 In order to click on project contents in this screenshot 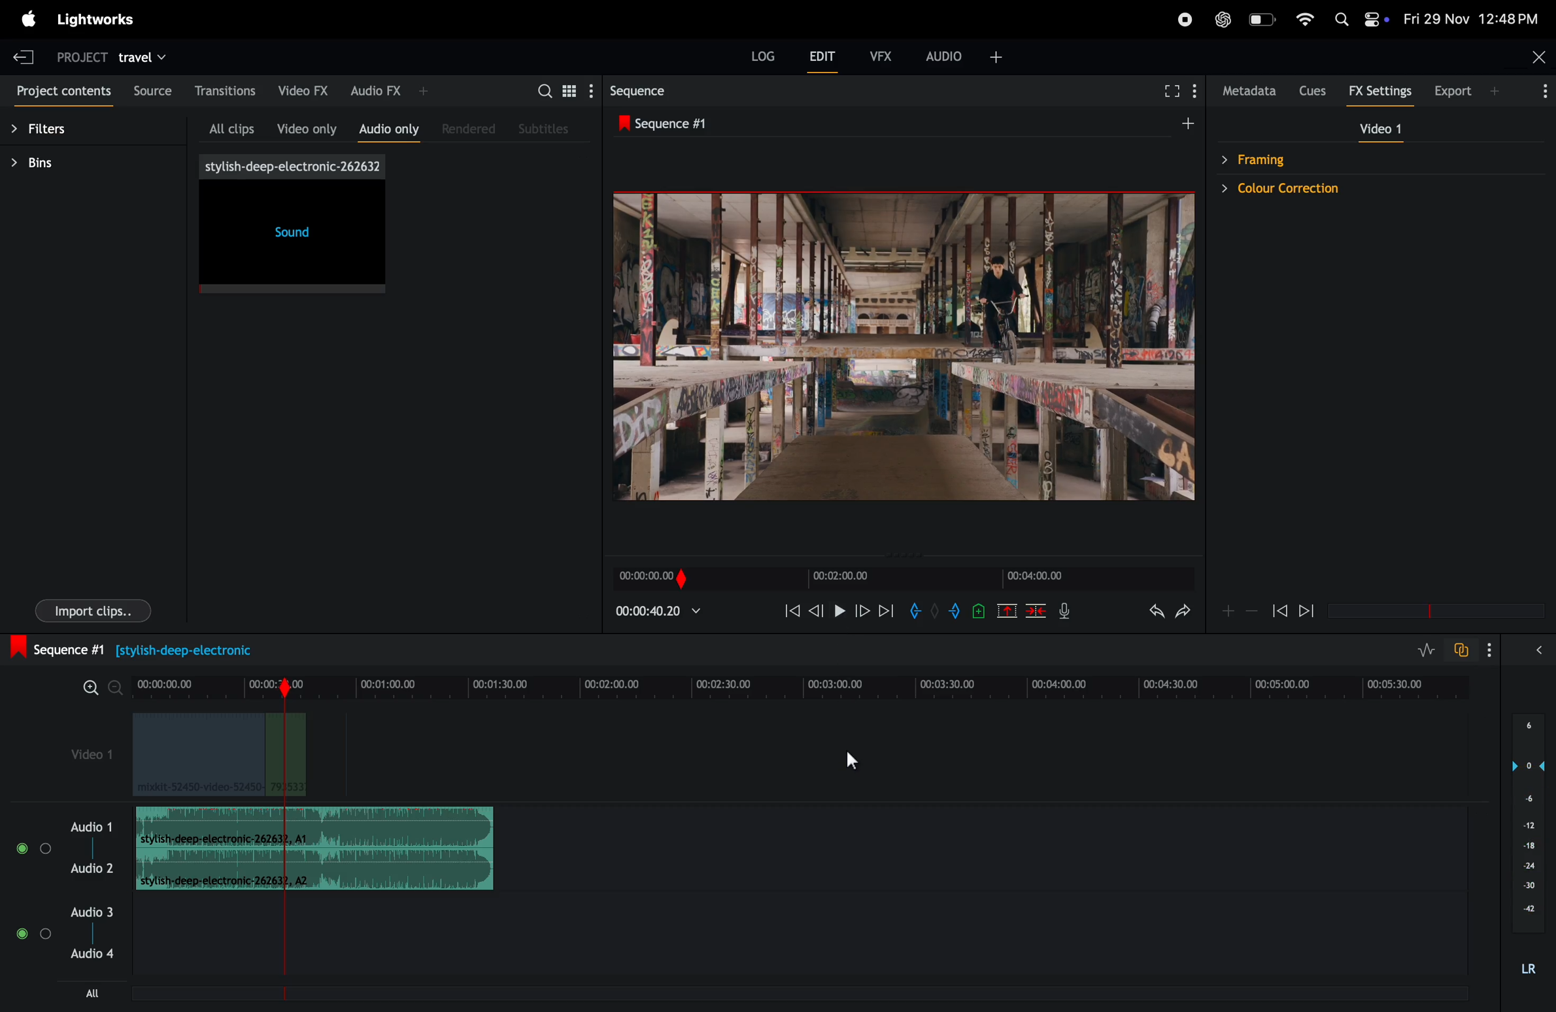, I will do `click(61, 93)`.